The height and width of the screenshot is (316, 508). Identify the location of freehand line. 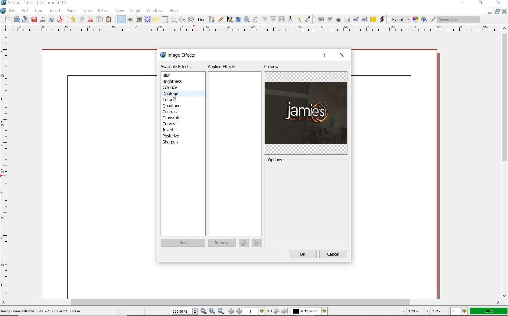
(220, 20).